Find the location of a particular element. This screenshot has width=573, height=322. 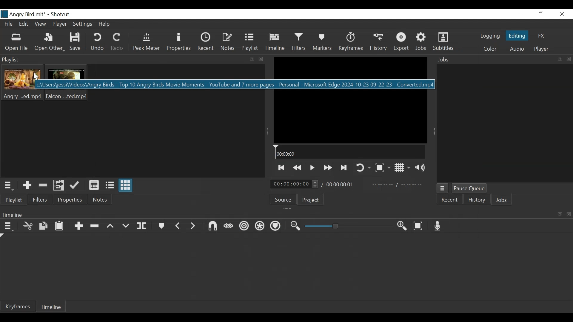

View is located at coordinates (40, 24).